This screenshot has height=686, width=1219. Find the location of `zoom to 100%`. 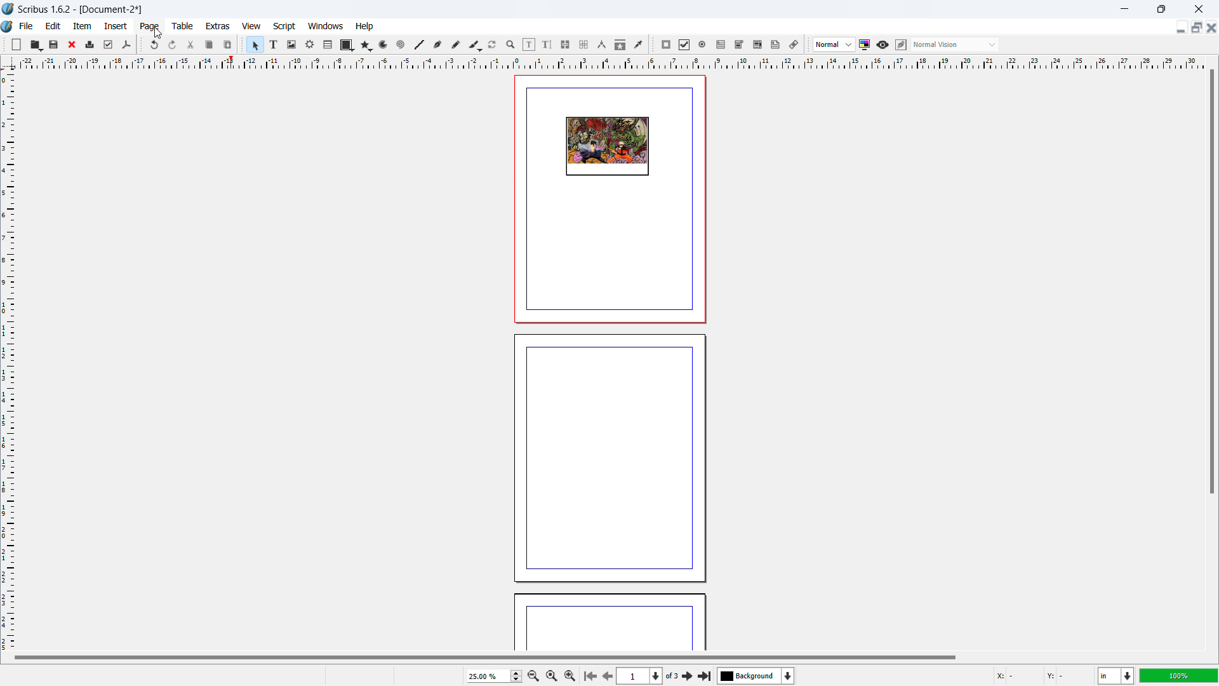

zoom to 100% is located at coordinates (551, 675).